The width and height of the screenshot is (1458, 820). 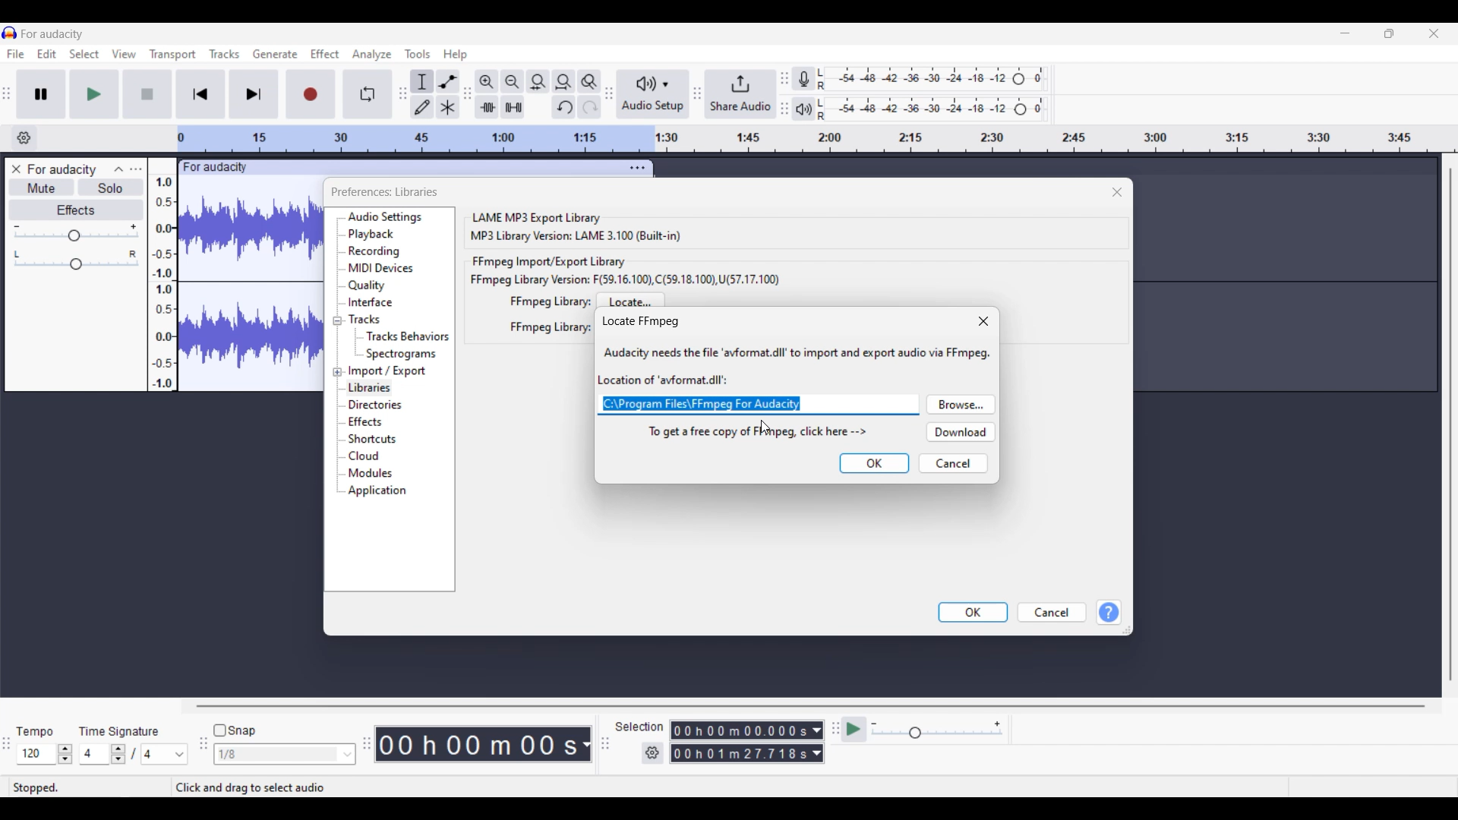 I want to click on Help, so click(x=1109, y=613).